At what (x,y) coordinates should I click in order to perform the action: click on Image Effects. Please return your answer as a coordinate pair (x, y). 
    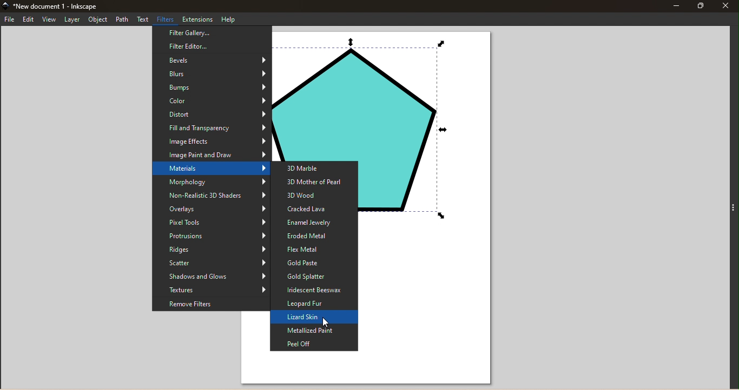
    Looking at the image, I should click on (211, 143).